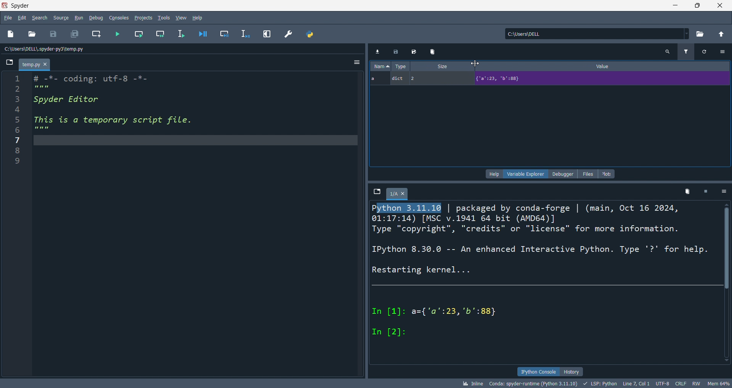 This screenshot has width=732, height=388. What do you see at coordinates (700, 5) in the screenshot?
I see `maximize` at bounding box center [700, 5].